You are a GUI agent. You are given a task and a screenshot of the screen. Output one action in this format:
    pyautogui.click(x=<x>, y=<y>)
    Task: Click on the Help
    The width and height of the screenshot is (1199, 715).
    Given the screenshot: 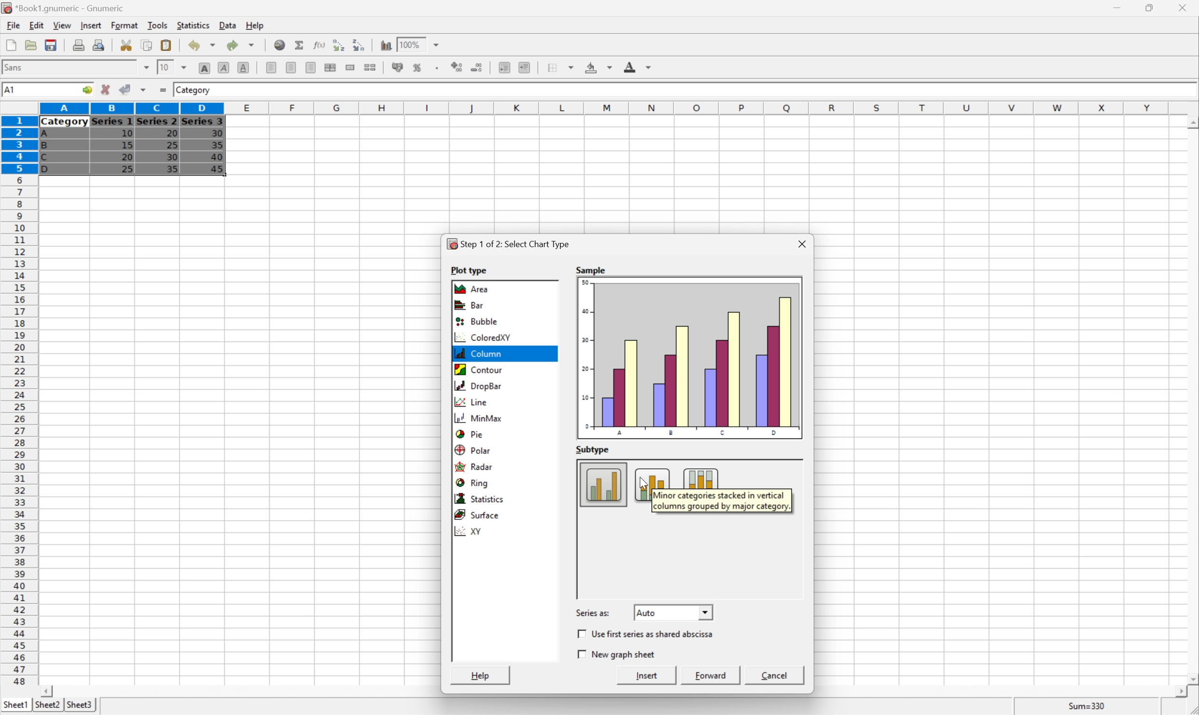 What is the action you would take?
    pyautogui.click(x=483, y=675)
    